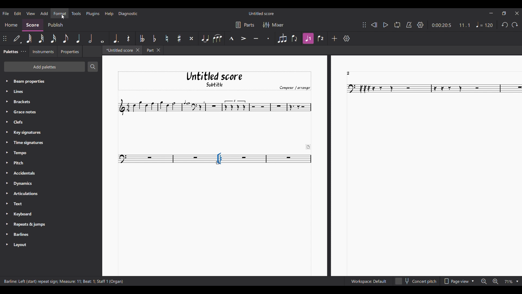  I want to click on Properties tab, so click(70, 51).